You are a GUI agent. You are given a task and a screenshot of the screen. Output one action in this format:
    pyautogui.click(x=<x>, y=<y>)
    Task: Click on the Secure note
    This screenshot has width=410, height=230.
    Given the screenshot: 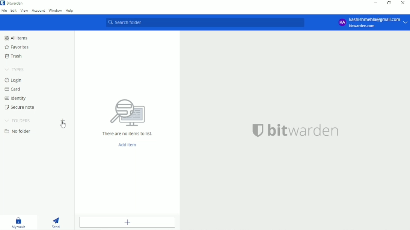 What is the action you would take?
    pyautogui.click(x=19, y=108)
    